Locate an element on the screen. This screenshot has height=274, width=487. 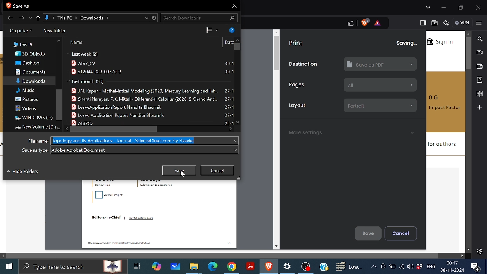
Move up is located at coordinates (469, 34).